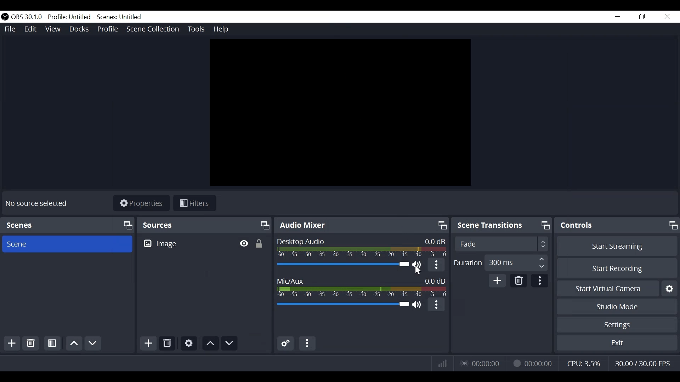 The width and height of the screenshot is (680, 382). What do you see at coordinates (519, 281) in the screenshot?
I see `Delete` at bounding box center [519, 281].